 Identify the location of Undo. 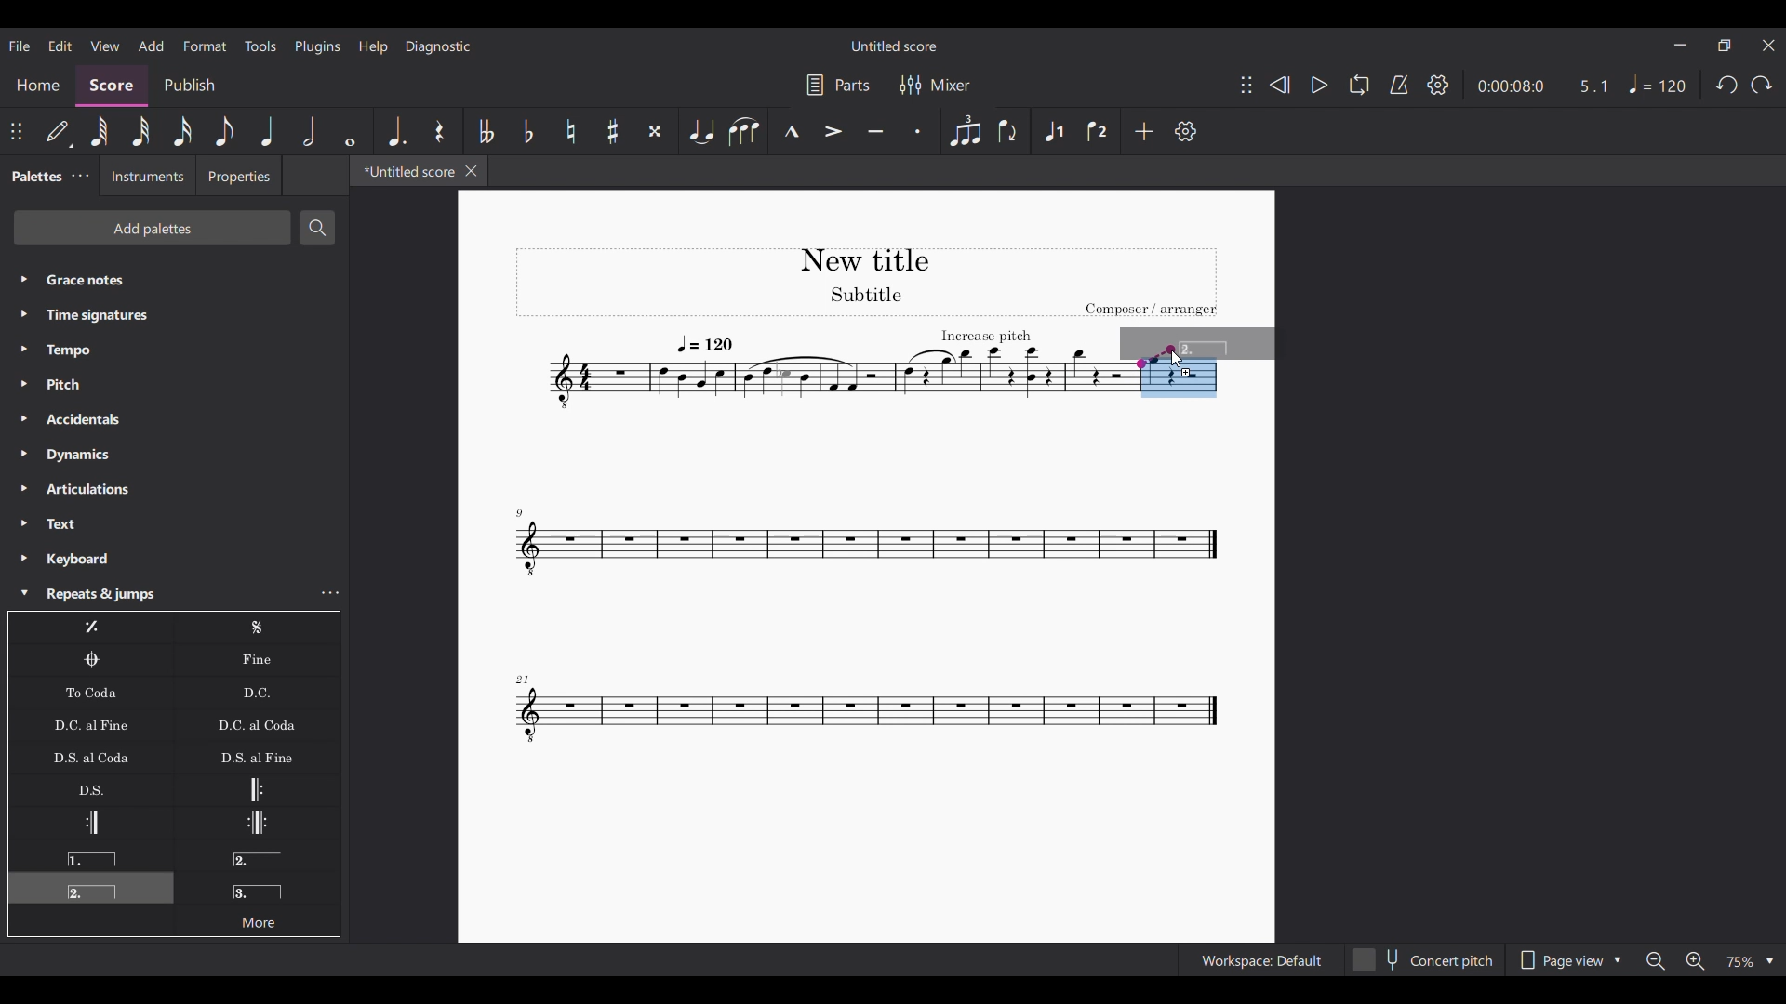
(1728, 85).